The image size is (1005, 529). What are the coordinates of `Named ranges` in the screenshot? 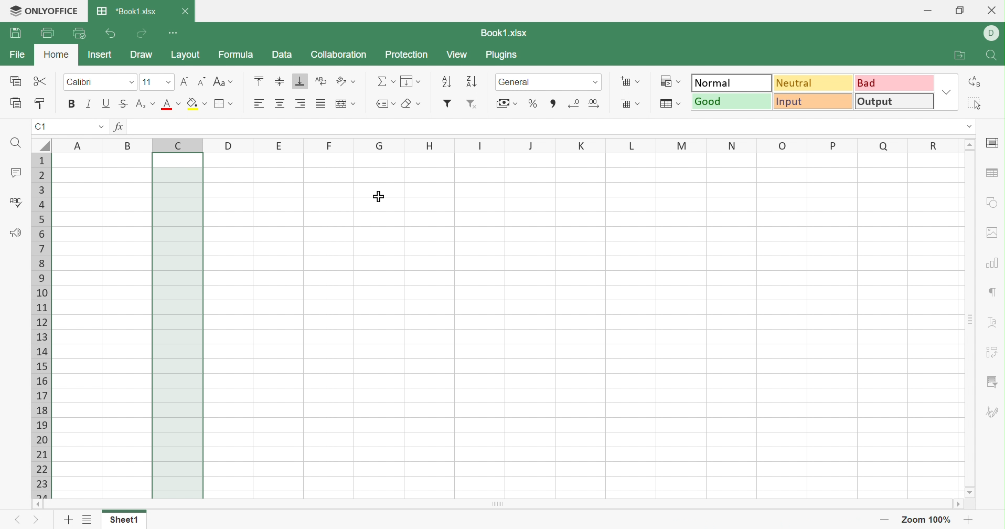 It's located at (380, 103).